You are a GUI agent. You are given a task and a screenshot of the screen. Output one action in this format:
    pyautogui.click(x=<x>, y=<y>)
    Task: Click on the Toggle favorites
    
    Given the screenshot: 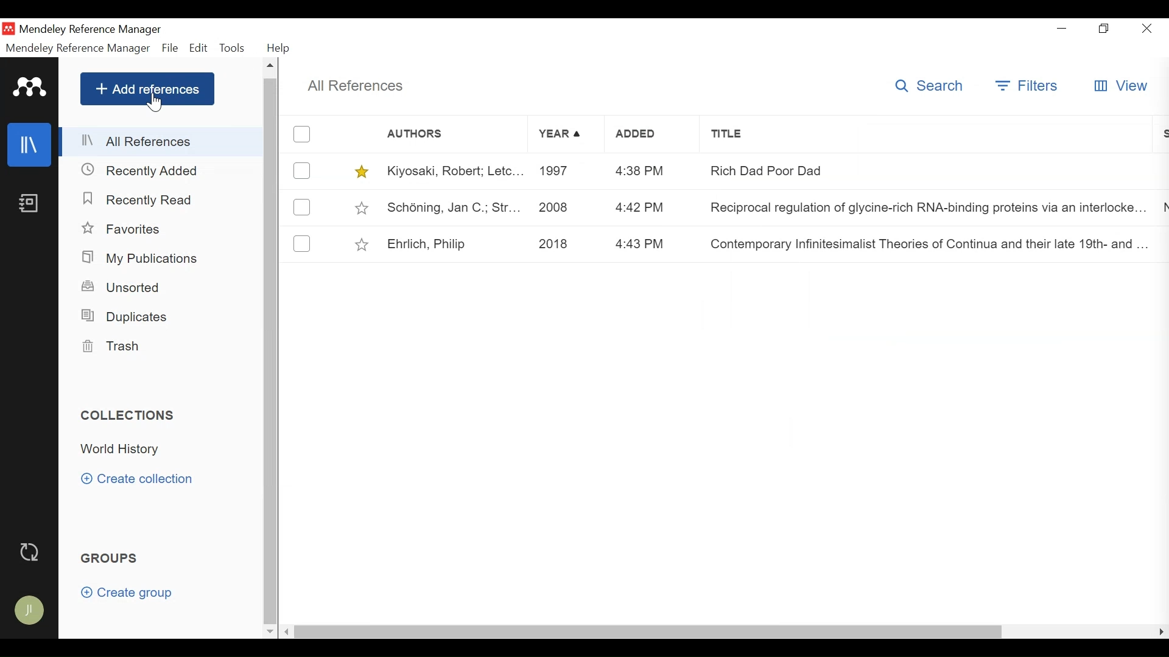 What is the action you would take?
    pyautogui.click(x=363, y=172)
    